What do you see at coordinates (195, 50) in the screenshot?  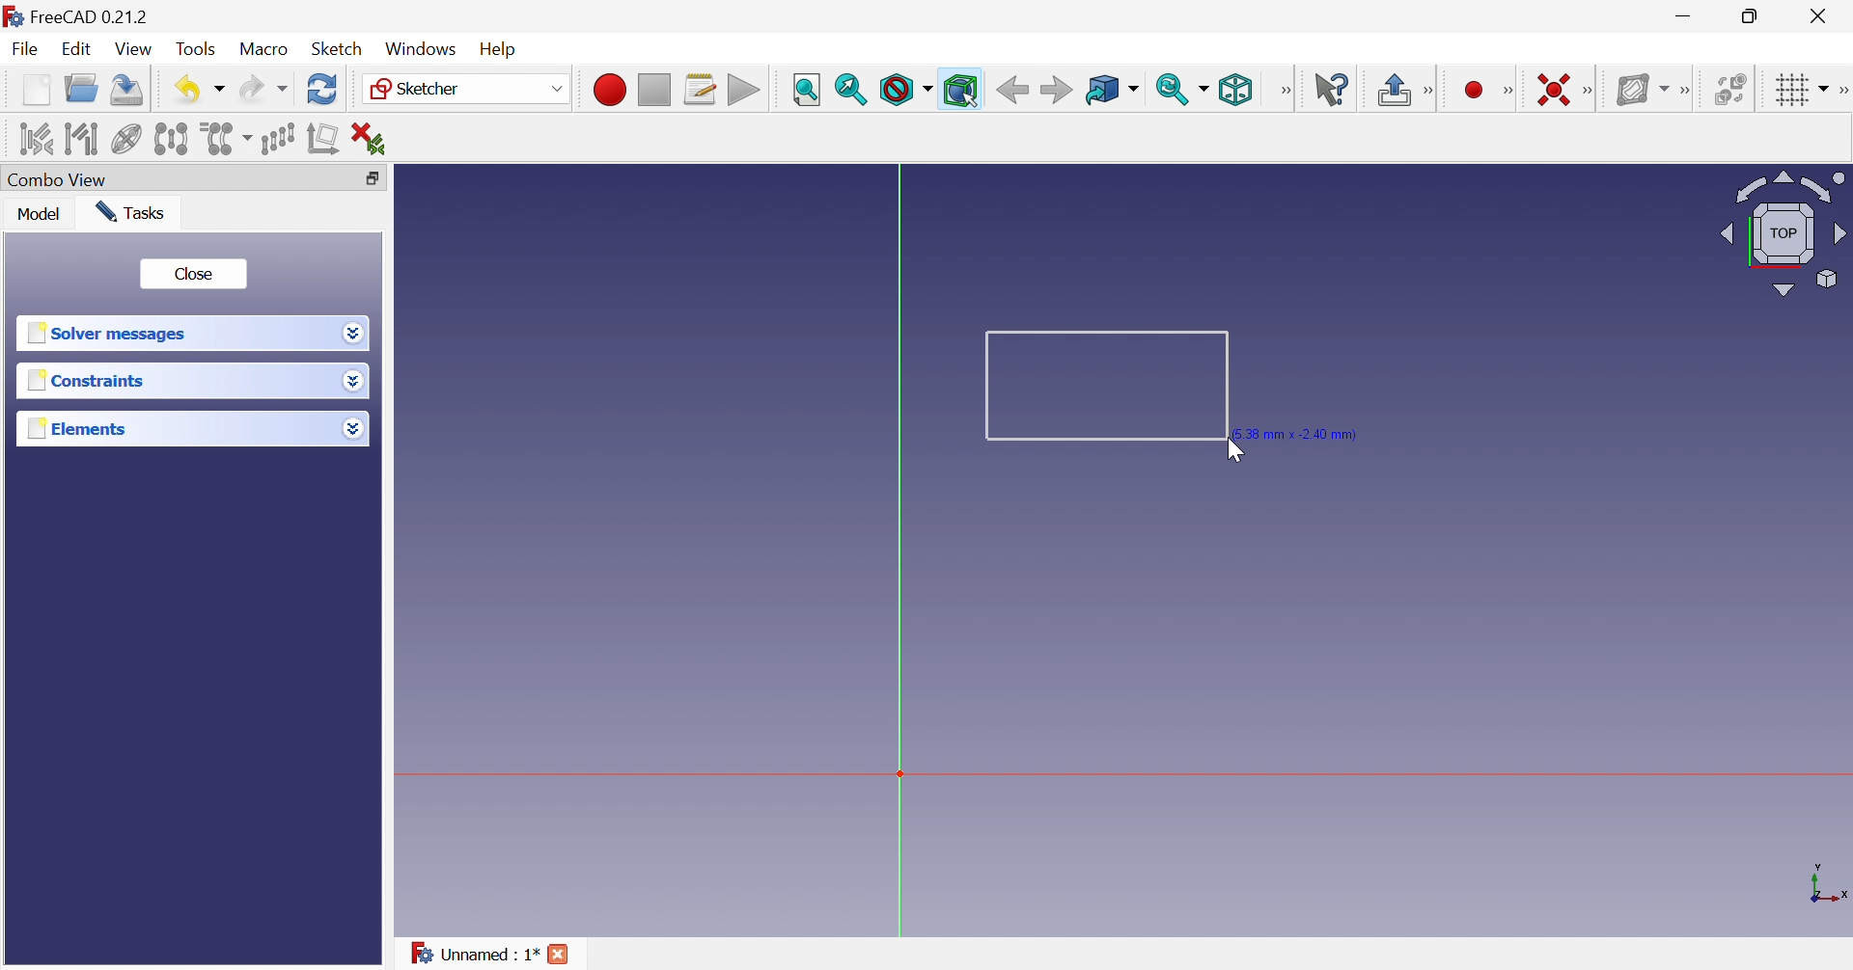 I see `Tools` at bounding box center [195, 50].